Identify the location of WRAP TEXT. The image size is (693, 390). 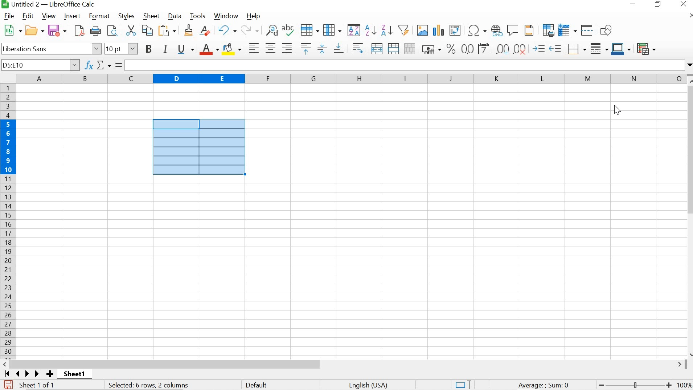
(358, 48).